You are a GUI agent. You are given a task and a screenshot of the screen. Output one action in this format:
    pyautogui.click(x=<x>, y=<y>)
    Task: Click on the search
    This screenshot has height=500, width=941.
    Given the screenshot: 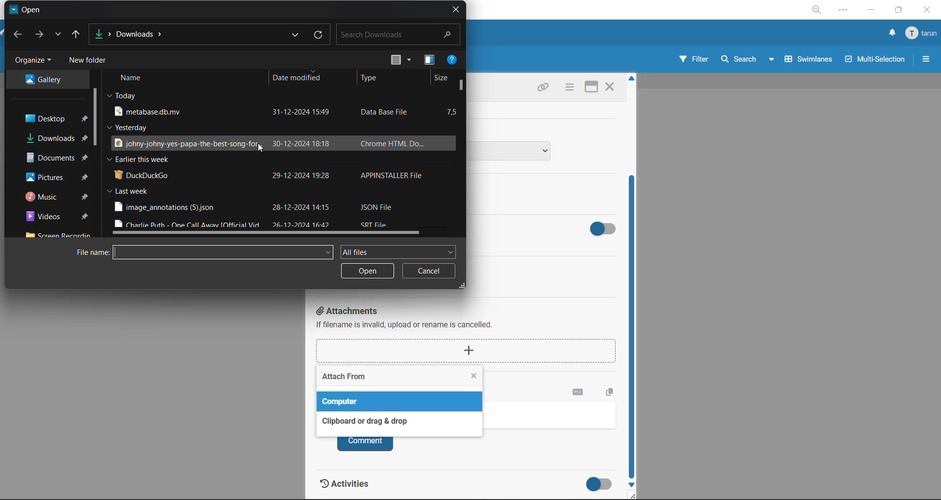 What is the action you would take?
    pyautogui.click(x=399, y=35)
    